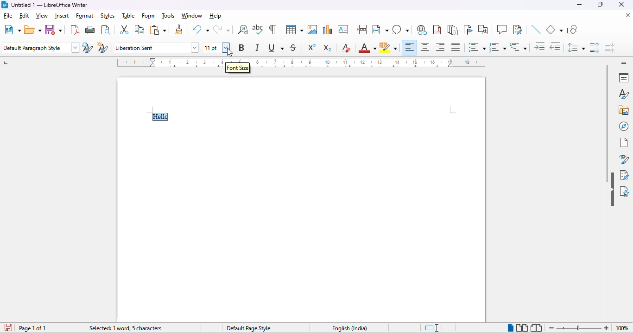 The height and width of the screenshot is (333, 633). Describe the element at coordinates (164, 62) in the screenshot. I see `ruler` at that location.